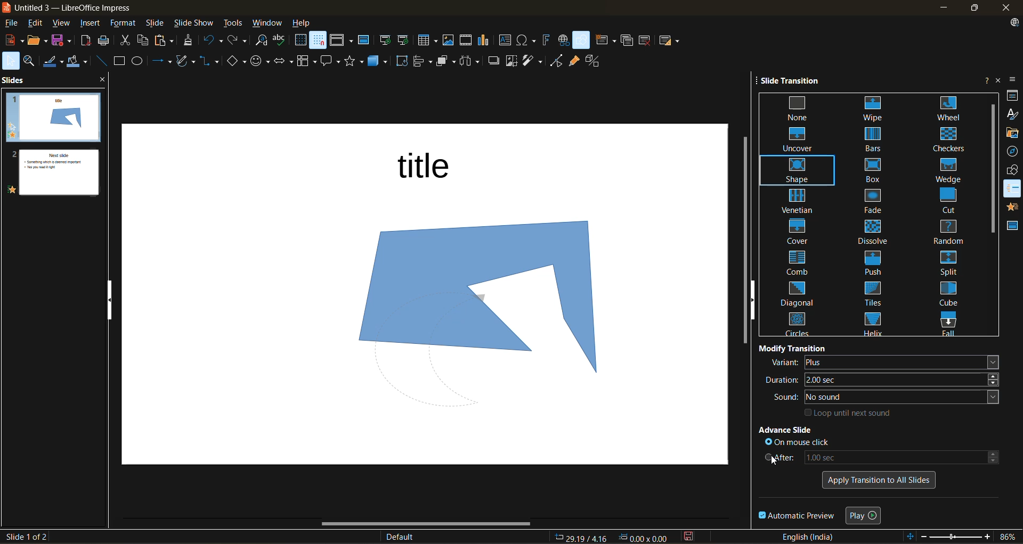  Describe the element at coordinates (141, 61) in the screenshot. I see `ellipse` at that location.